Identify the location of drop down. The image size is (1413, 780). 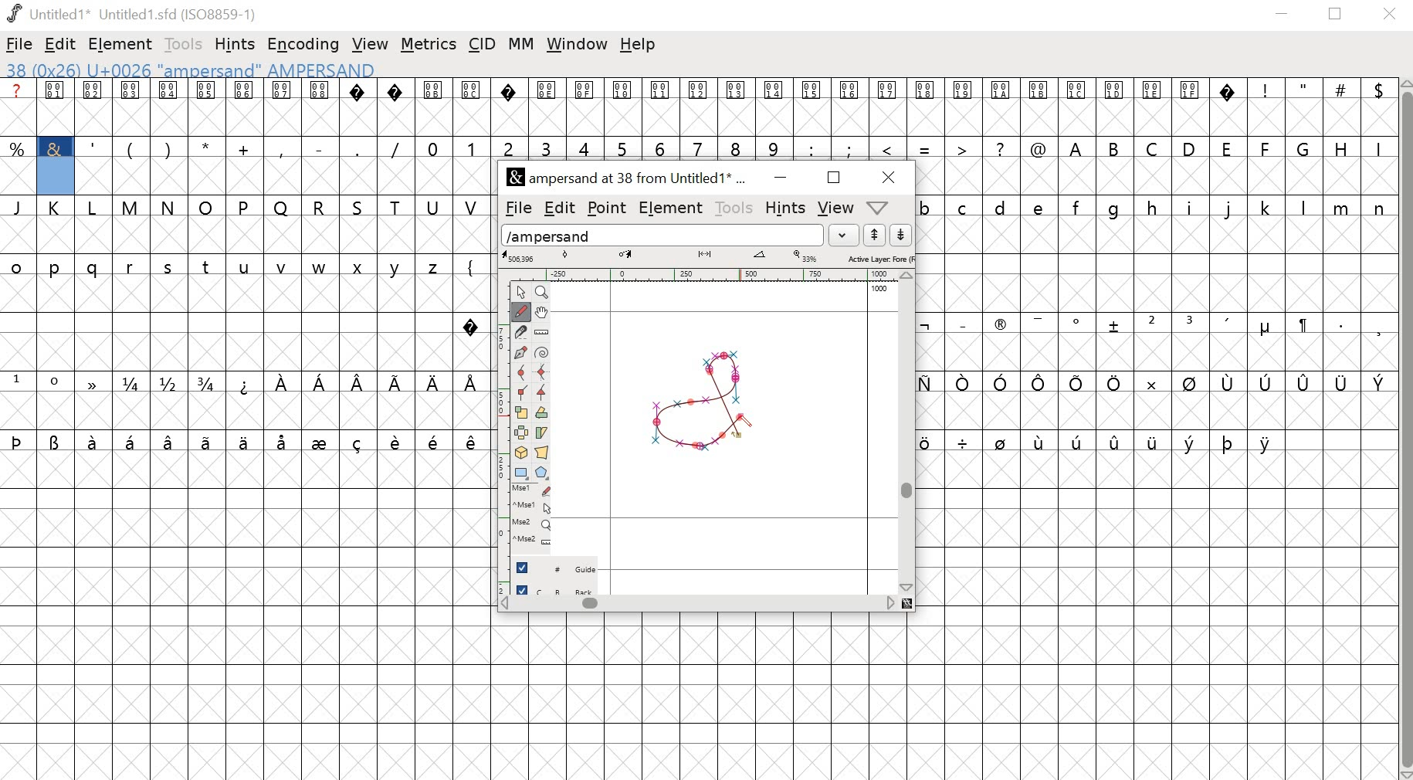
(846, 235).